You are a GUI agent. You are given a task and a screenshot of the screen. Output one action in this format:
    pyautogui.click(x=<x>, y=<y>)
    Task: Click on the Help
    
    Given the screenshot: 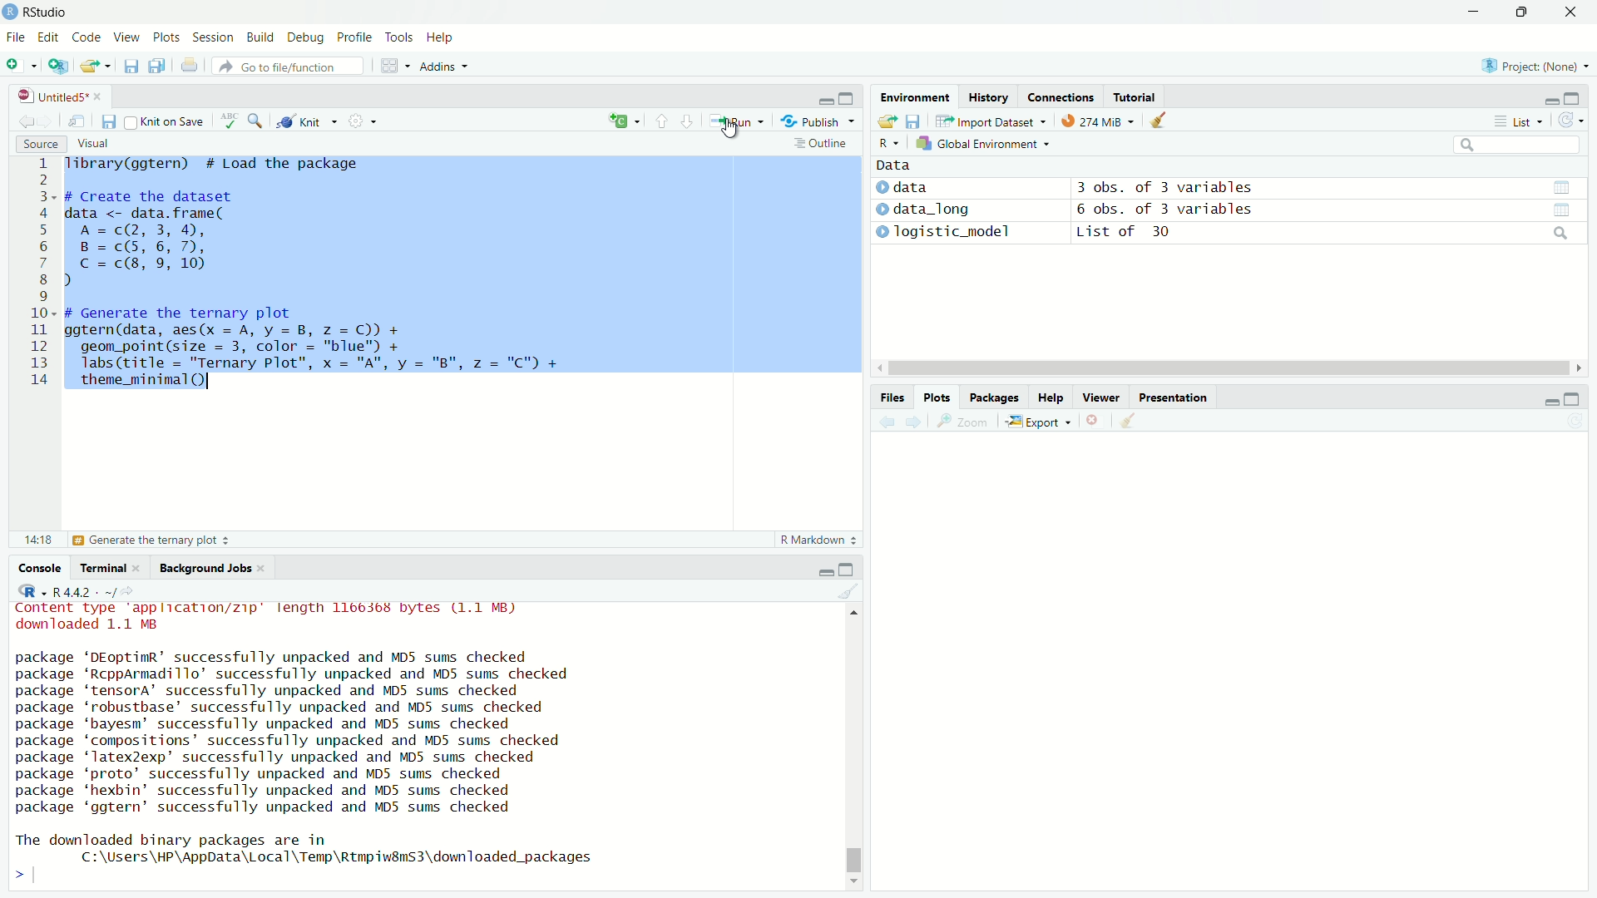 What is the action you would take?
    pyautogui.click(x=438, y=38)
    